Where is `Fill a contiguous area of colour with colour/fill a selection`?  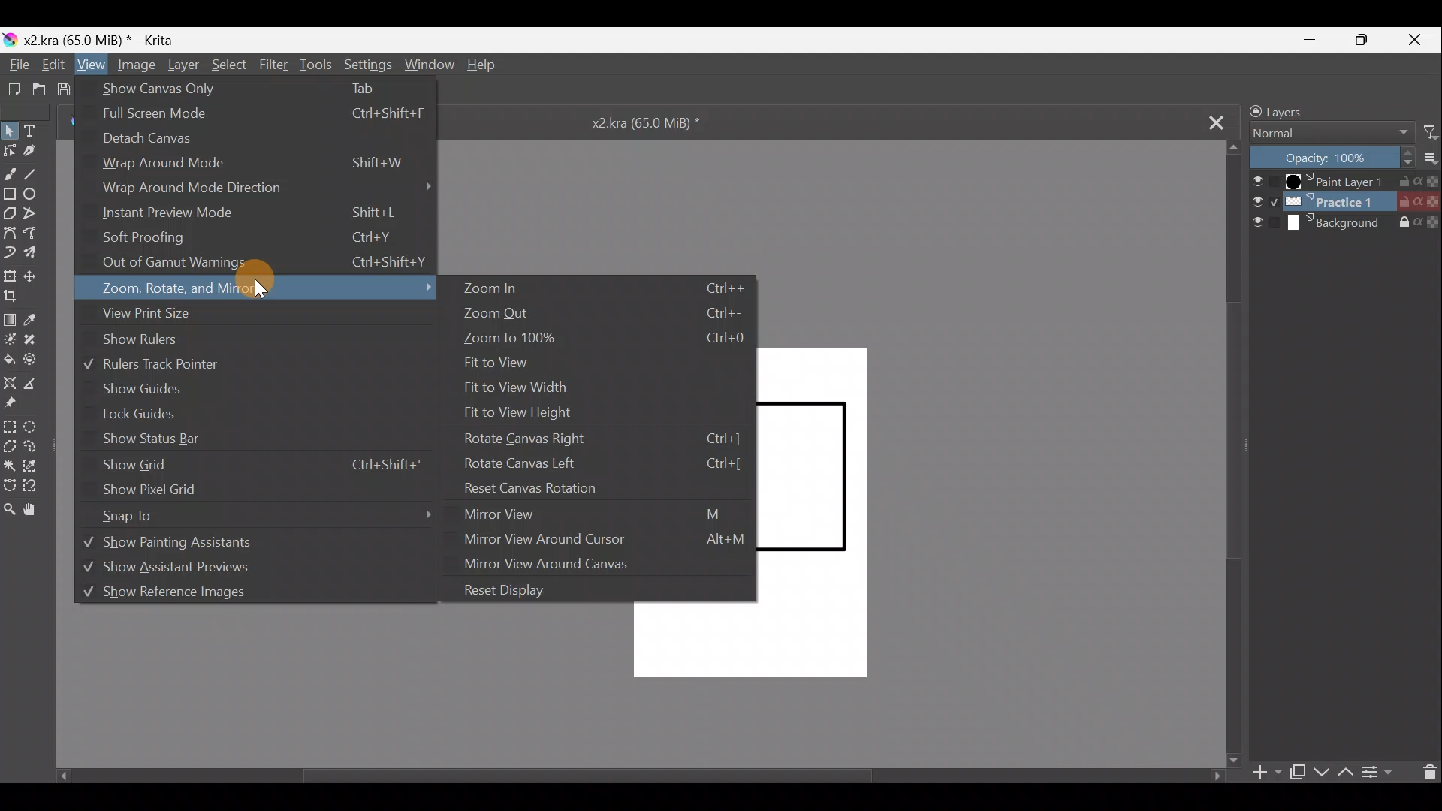
Fill a contiguous area of colour with colour/fill a selection is located at coordinates (9, 358).